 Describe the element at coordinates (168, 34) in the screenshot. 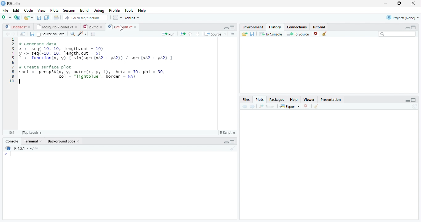

I see `Run` at that location.